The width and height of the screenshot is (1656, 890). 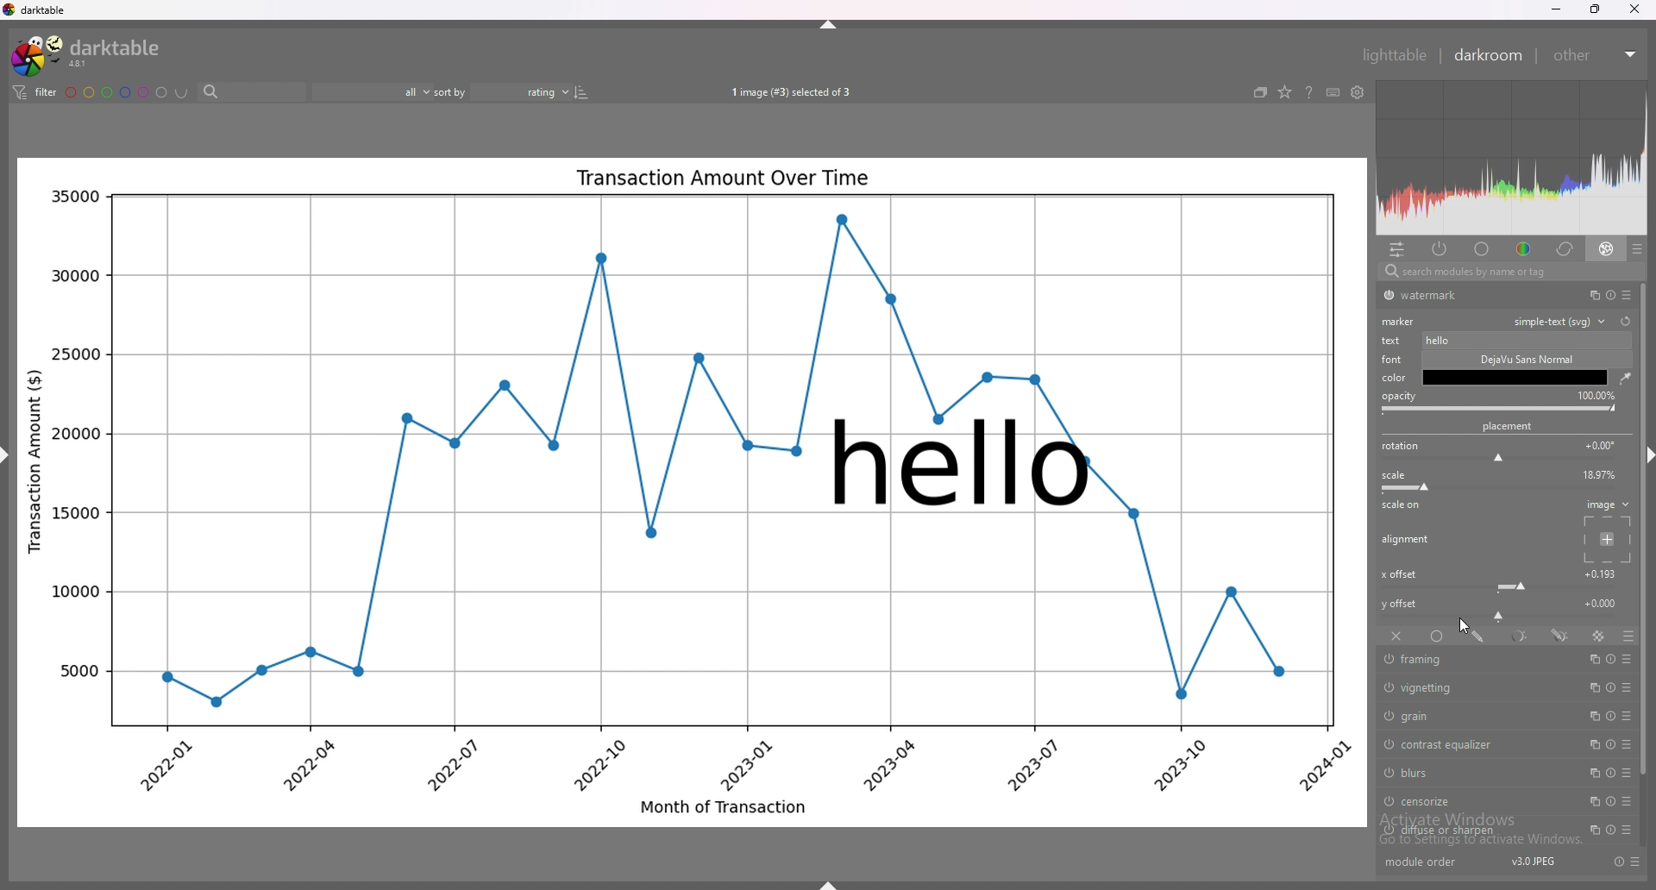 I want to click on marker, so click(x=1399, y=322).